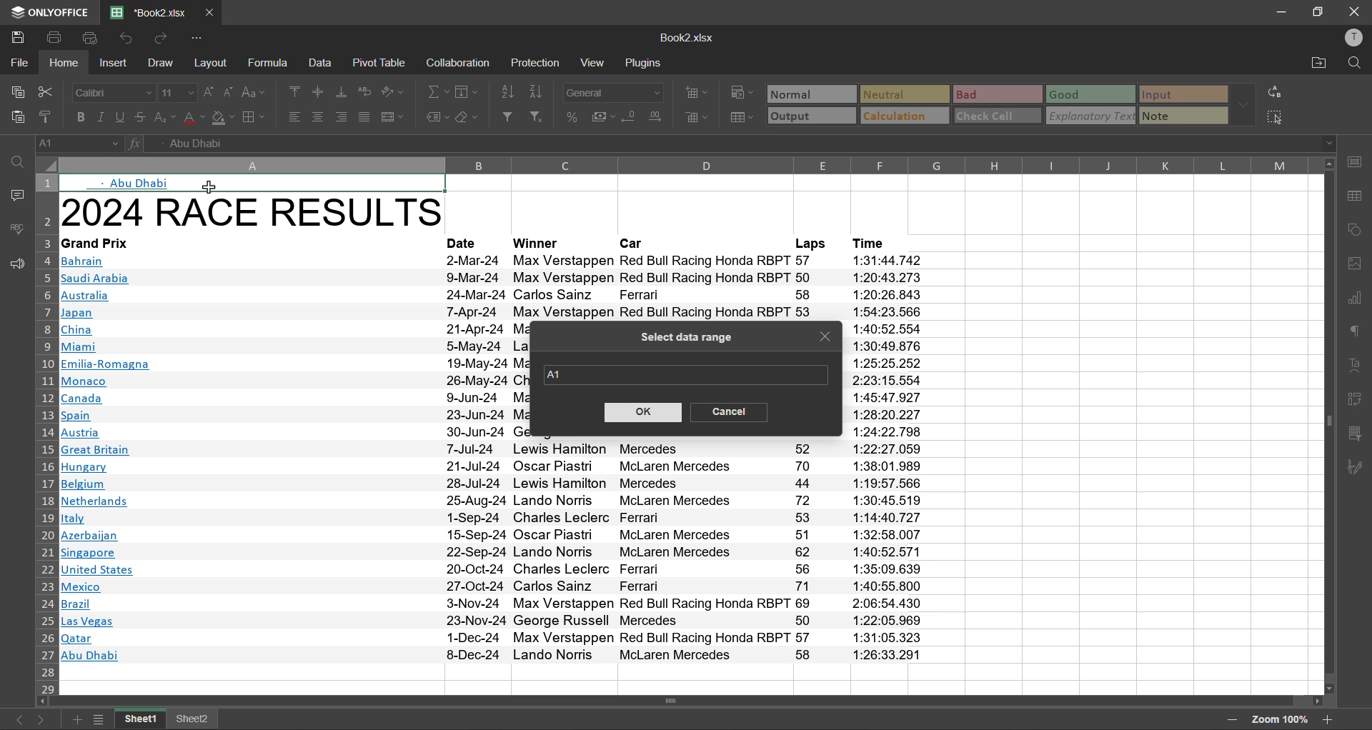 The width and height of the screenshot is (1372, 730). Describe the element at coordinates (660, 117) in the screenshot. I see `increase decimal` at that location.